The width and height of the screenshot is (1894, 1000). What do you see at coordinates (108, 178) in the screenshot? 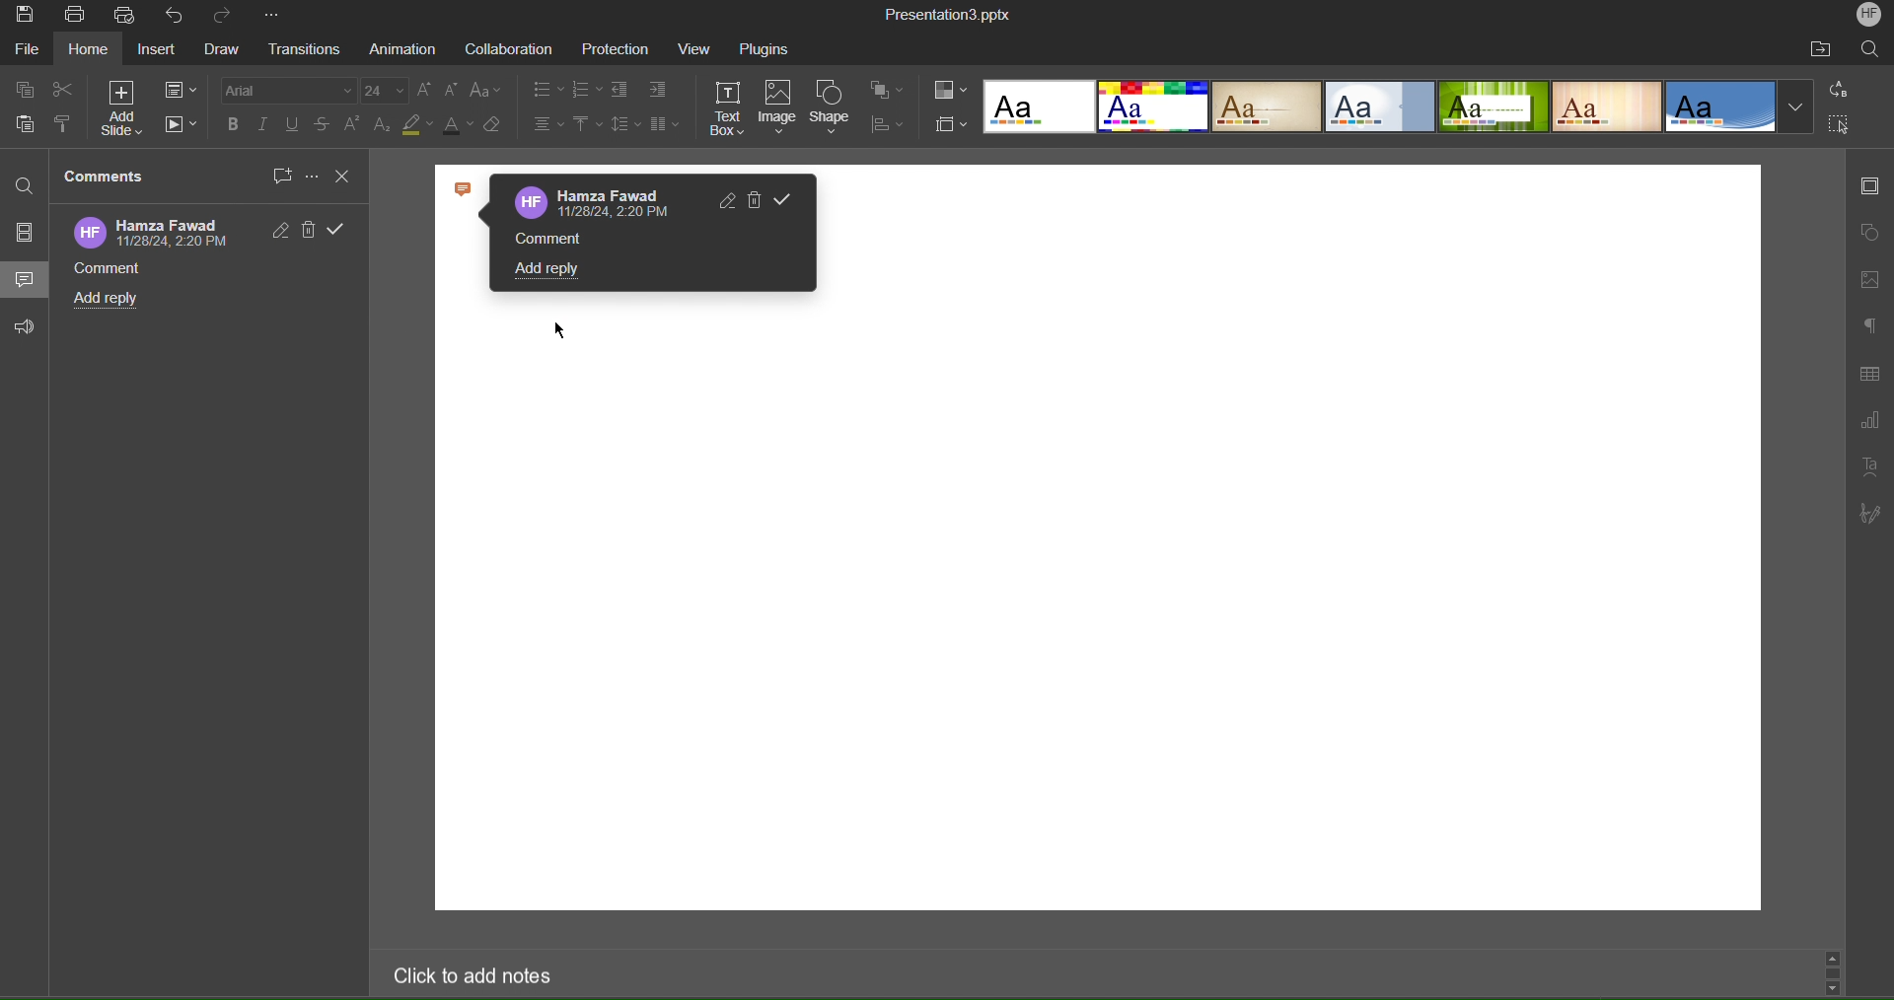
I see `Comments` at bounding box center [108, 178].